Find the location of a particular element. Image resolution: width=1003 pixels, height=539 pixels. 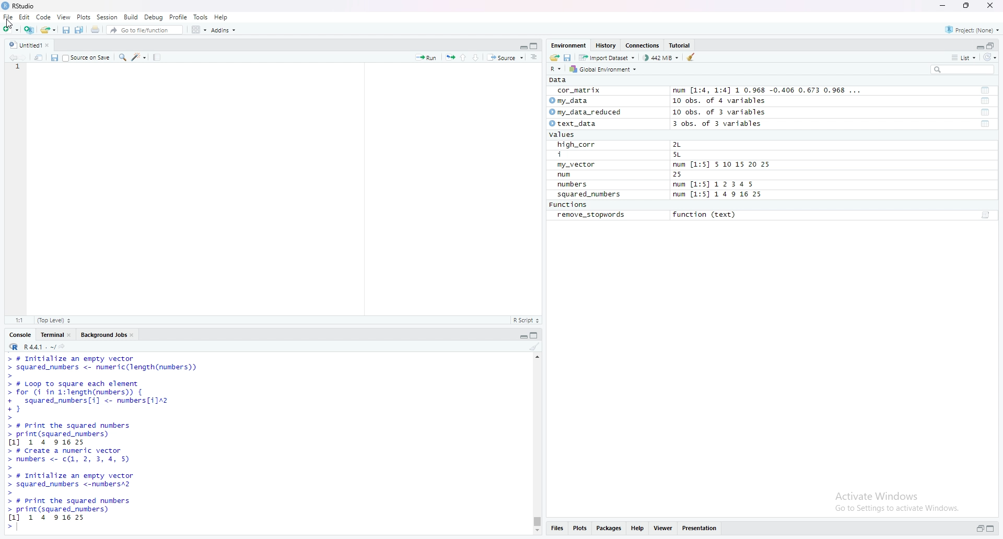

Plots is located at coordinates (83, 17).